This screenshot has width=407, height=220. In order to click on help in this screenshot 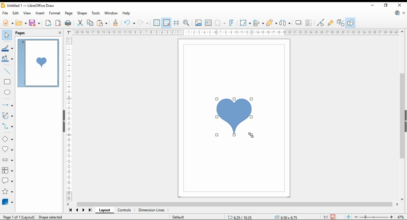, I will do `click(127, 13)`.